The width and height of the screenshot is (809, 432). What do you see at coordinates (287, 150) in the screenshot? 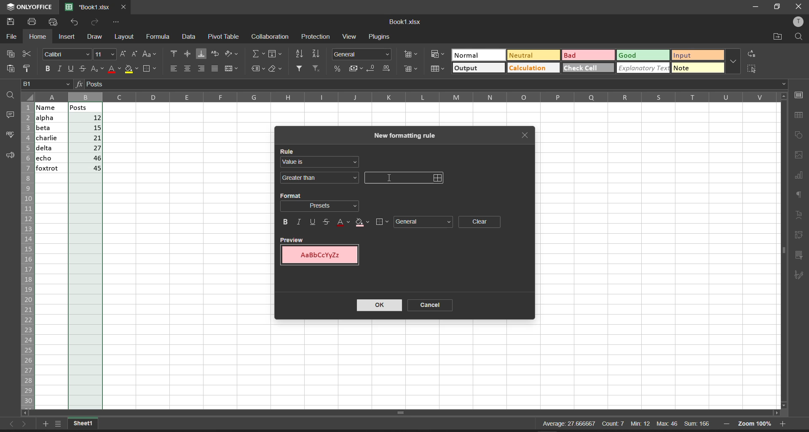
I see `rule` at bounding box center [287, 150].